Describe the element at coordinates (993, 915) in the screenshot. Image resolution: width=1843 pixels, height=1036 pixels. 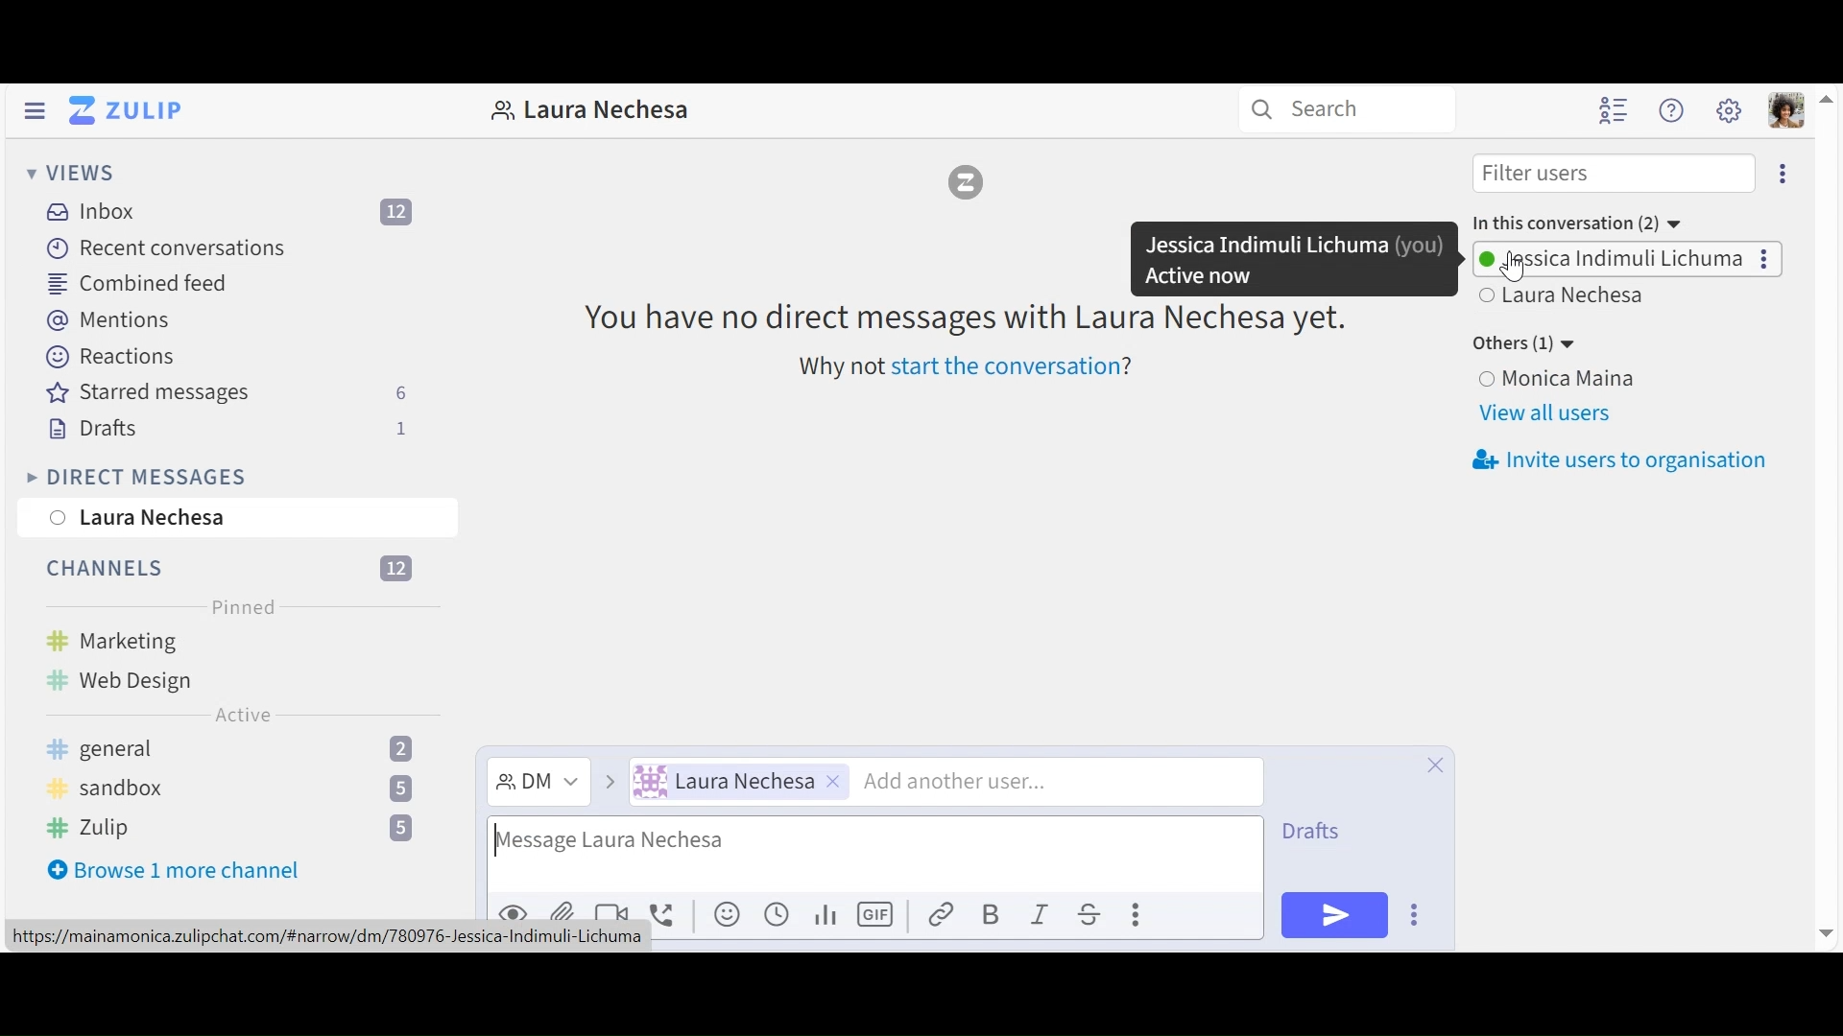
I see `Bold` at that location.